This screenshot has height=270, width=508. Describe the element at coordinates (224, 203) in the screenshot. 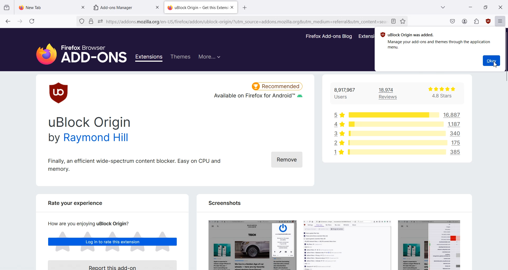

I see `Screenshots` at that location.